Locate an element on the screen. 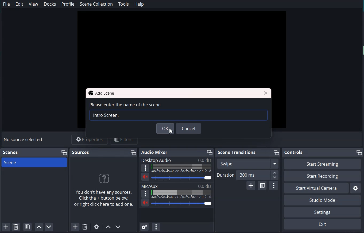 The image size is (364, 233). ? is located at coordinates (103, 180).